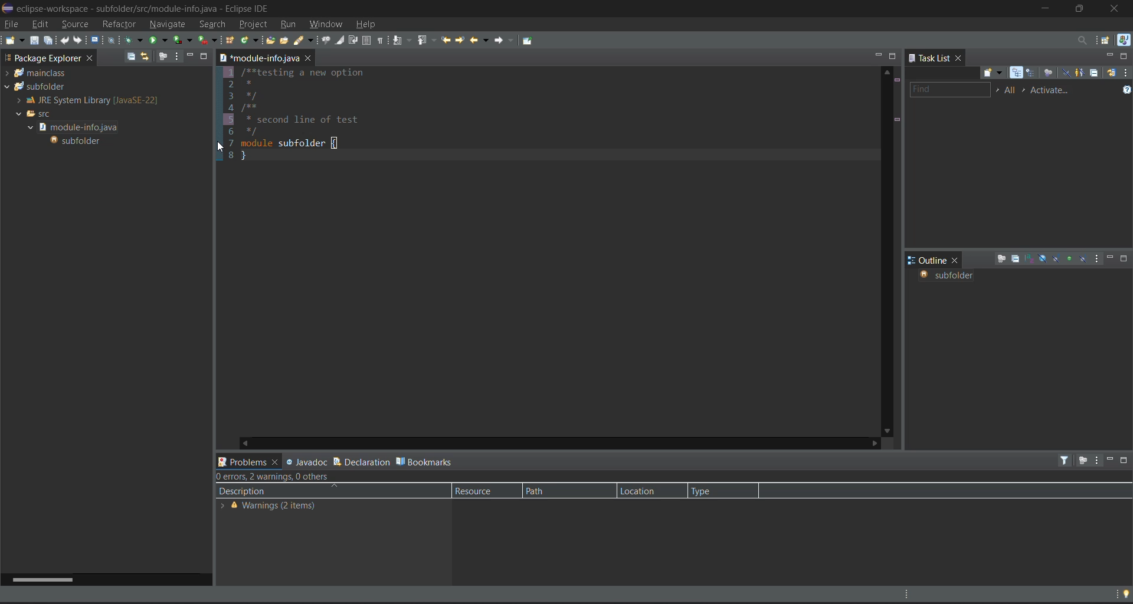 The height and width of the screenshot is (604, 1133). I want to click on previous annotation, so click(430, 41).